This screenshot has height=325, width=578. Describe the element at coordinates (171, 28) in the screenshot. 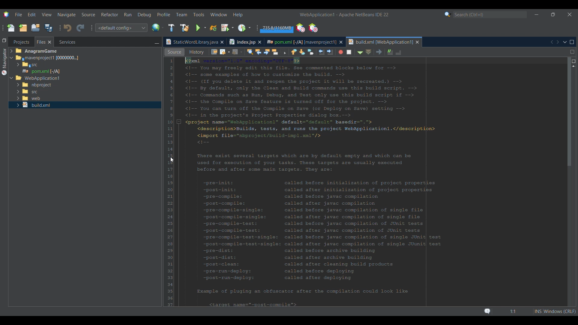

I see `Build main project` at that location.